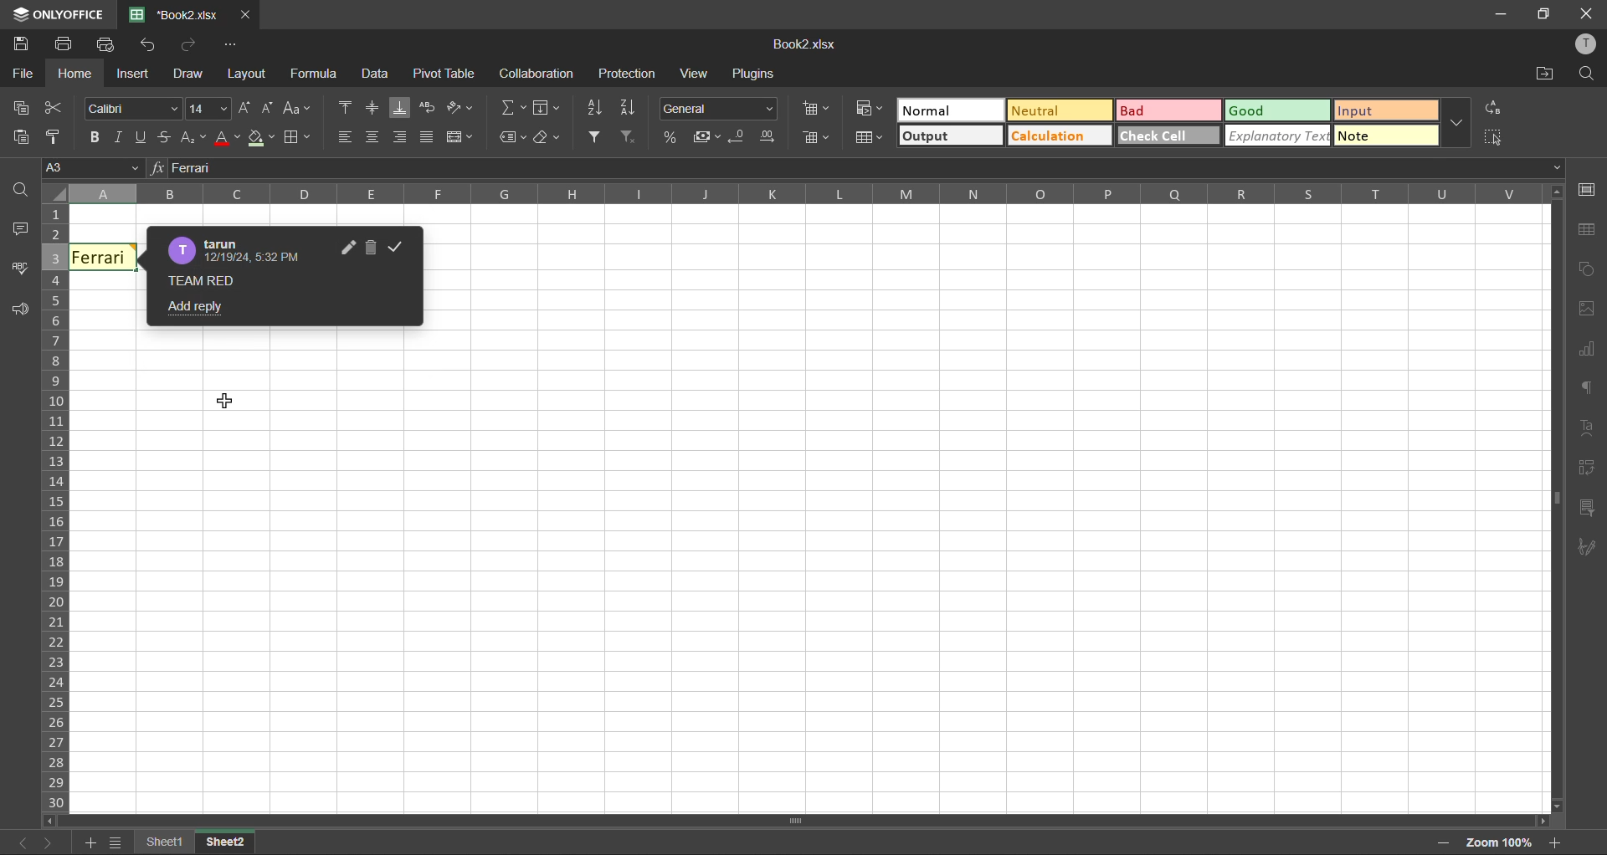  I want to click on insert, so click(133, 73).